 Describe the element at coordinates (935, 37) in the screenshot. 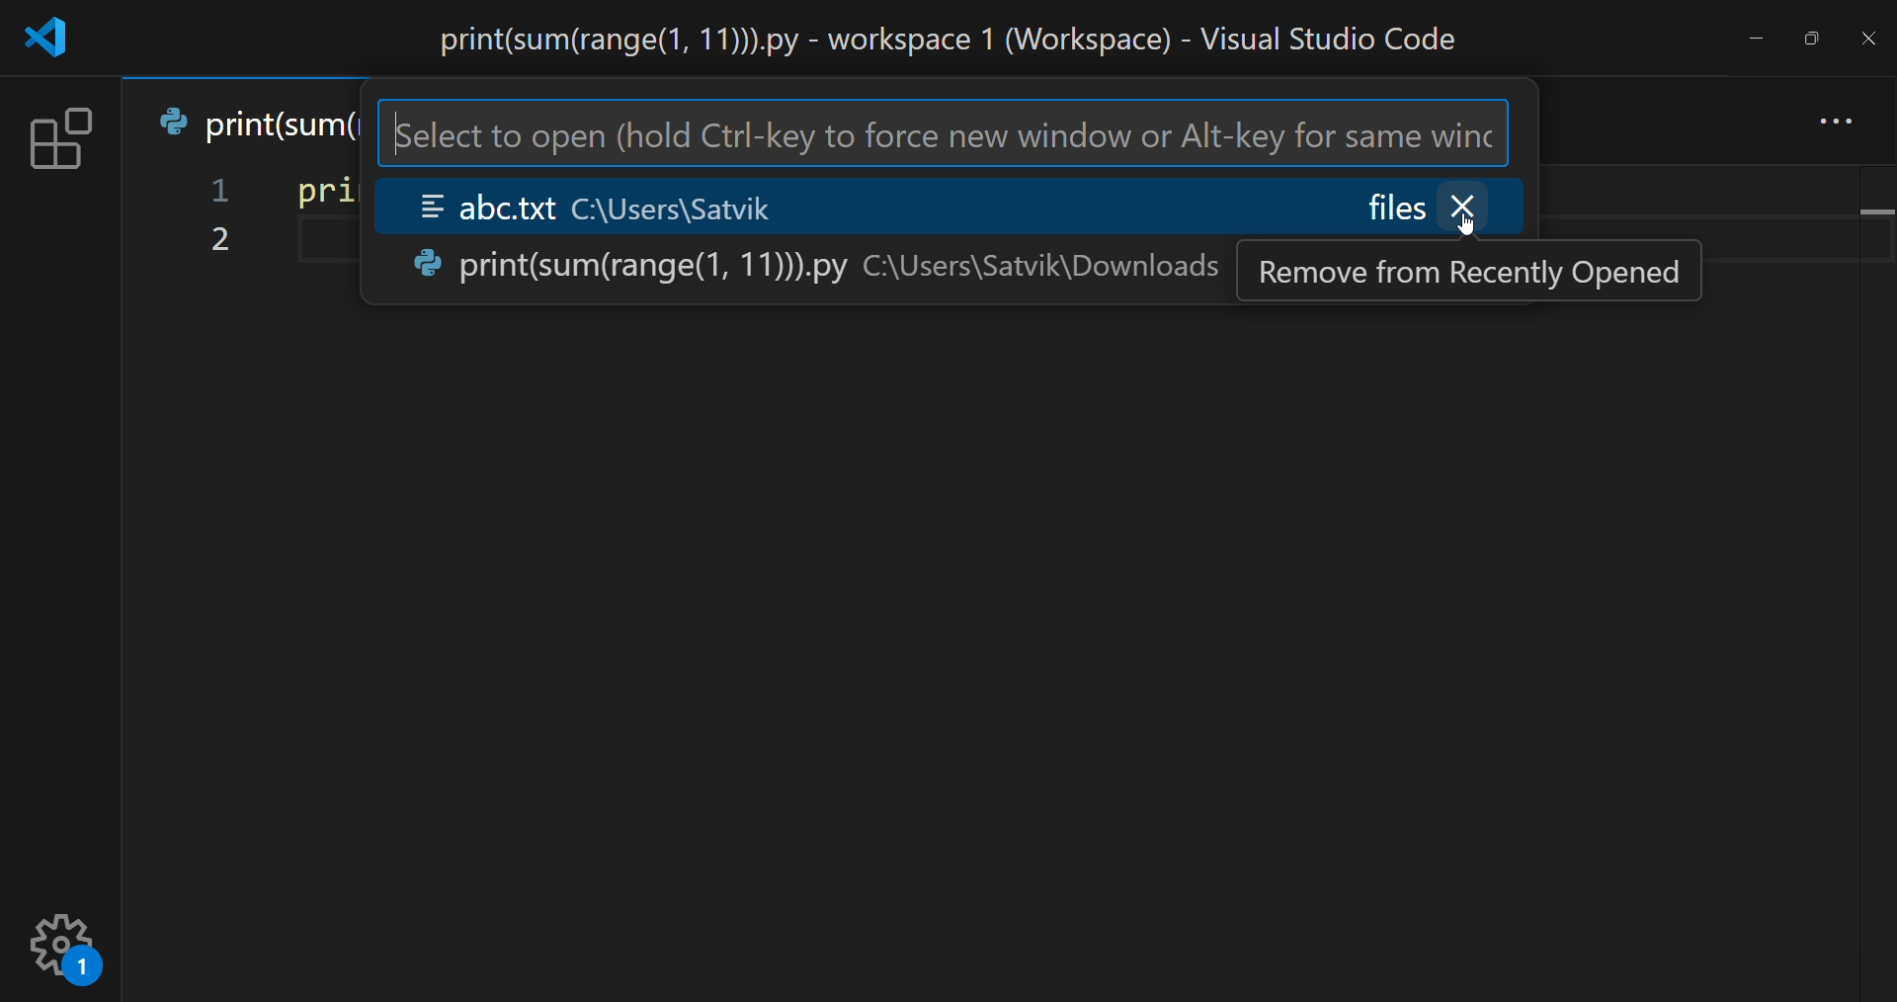

I see `print(sum(range(1, 11))).py - workspace 1 (Workspace) - Visual Studio Code` at that location.